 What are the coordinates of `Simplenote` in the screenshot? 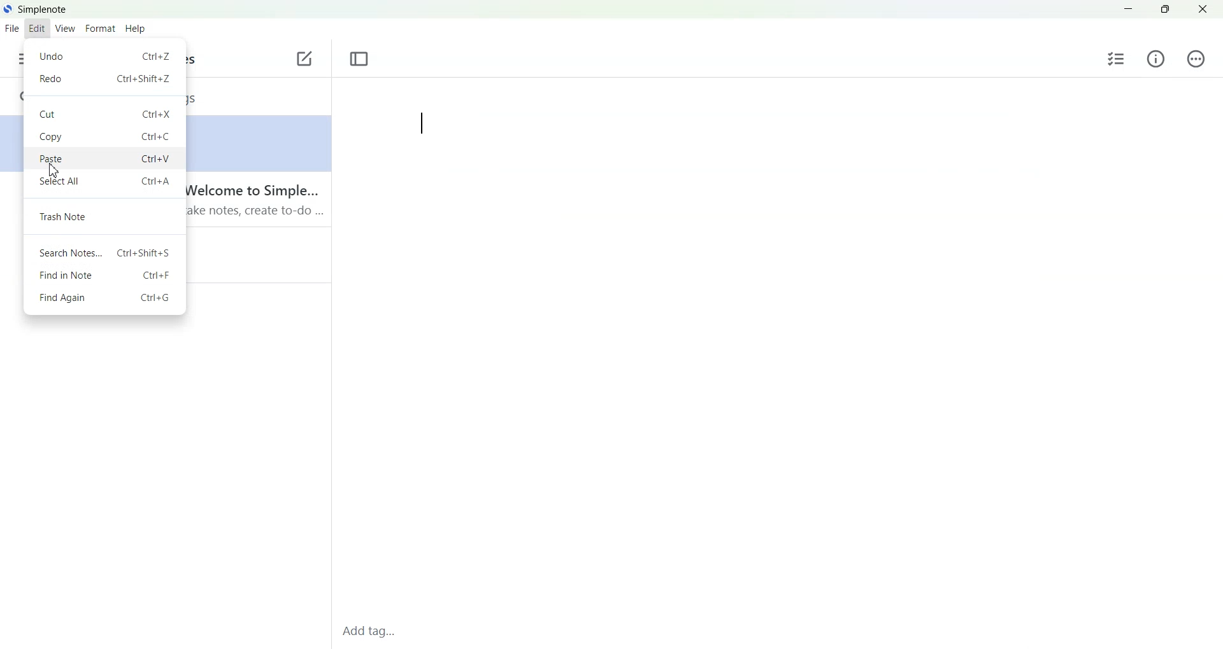 It's located at (36, 8).